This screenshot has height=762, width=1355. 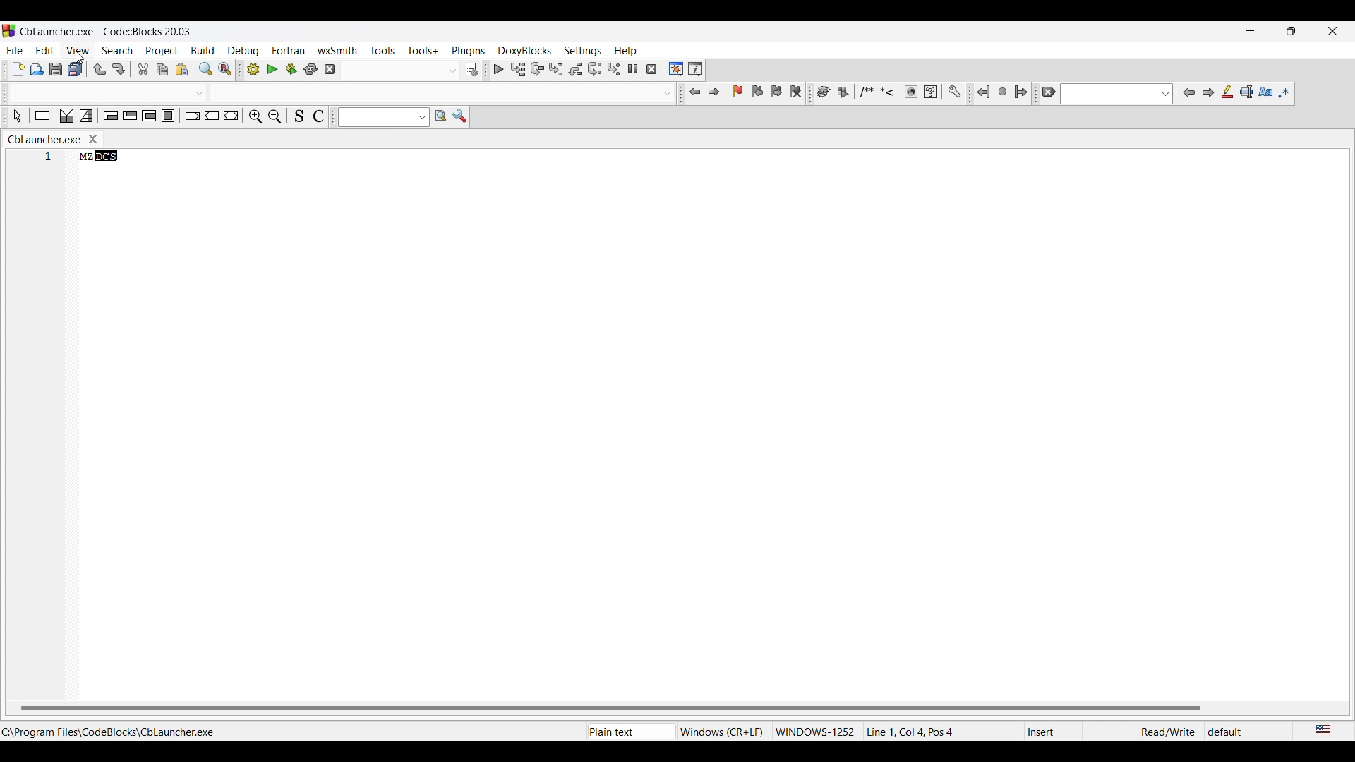 I want to click on Jump back, so click(x=984, y=92).